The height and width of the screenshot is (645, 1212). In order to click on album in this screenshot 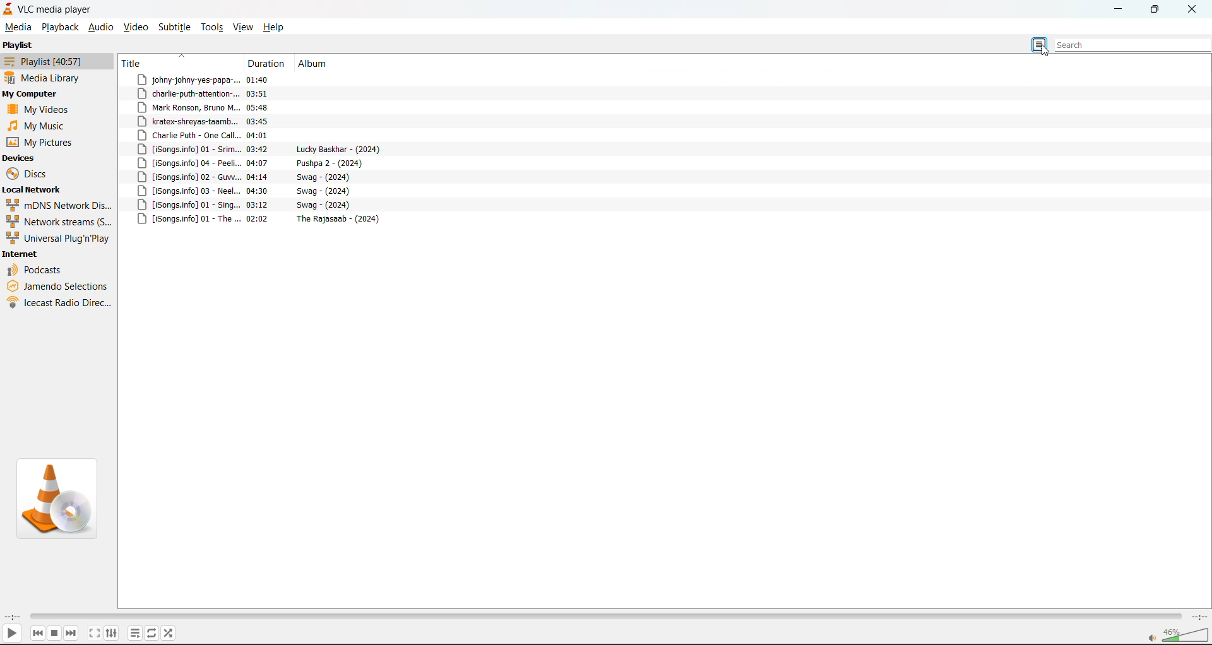, I will do `click(313, 64)`.